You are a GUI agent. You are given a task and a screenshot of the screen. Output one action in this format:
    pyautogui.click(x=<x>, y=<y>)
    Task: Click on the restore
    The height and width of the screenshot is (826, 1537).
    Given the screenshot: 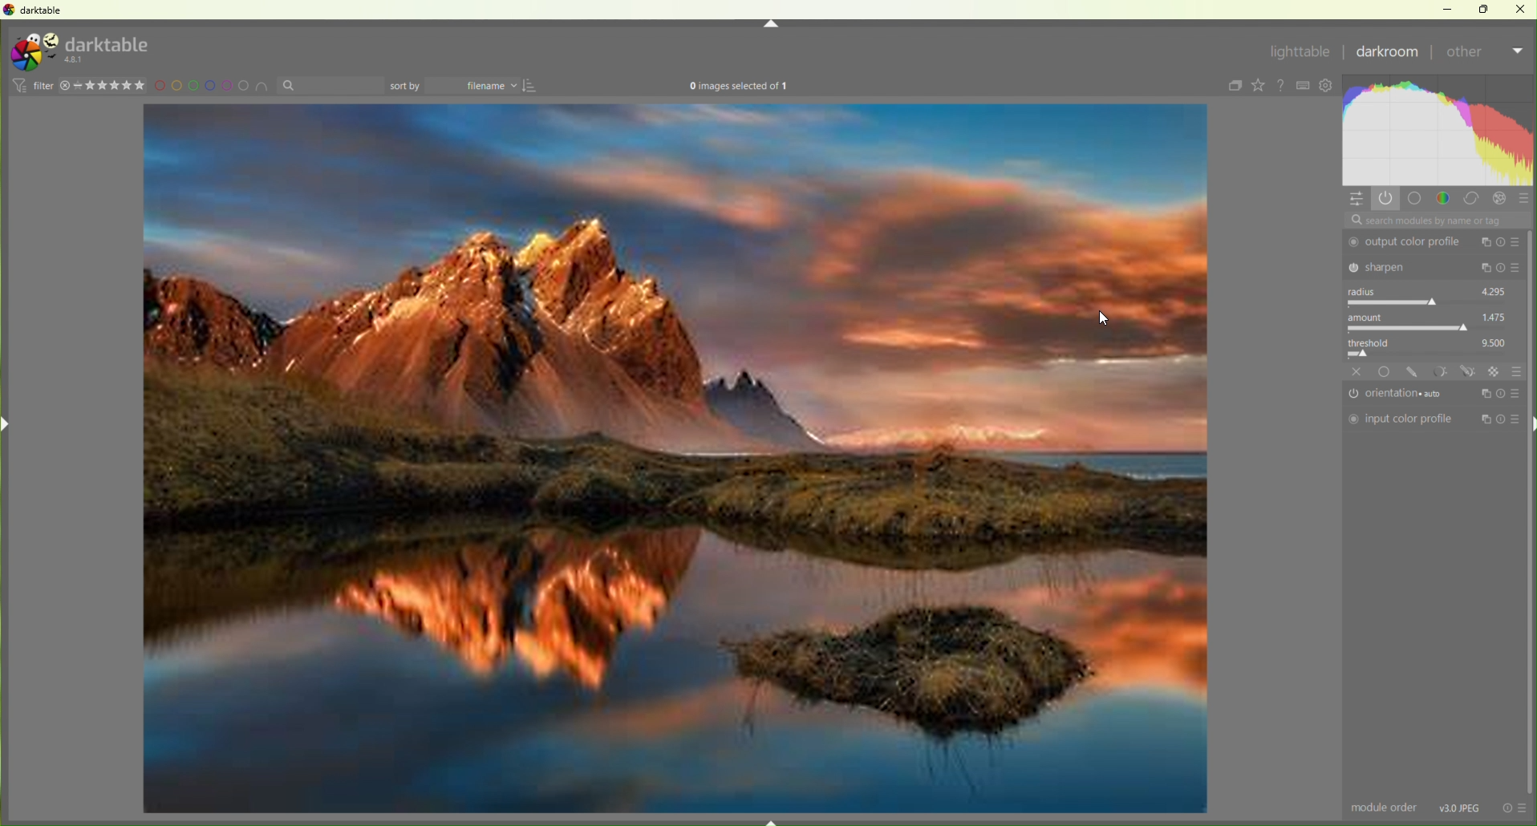 What is the action you would take?
    pyautogui.click(x=1486, y=8)
    